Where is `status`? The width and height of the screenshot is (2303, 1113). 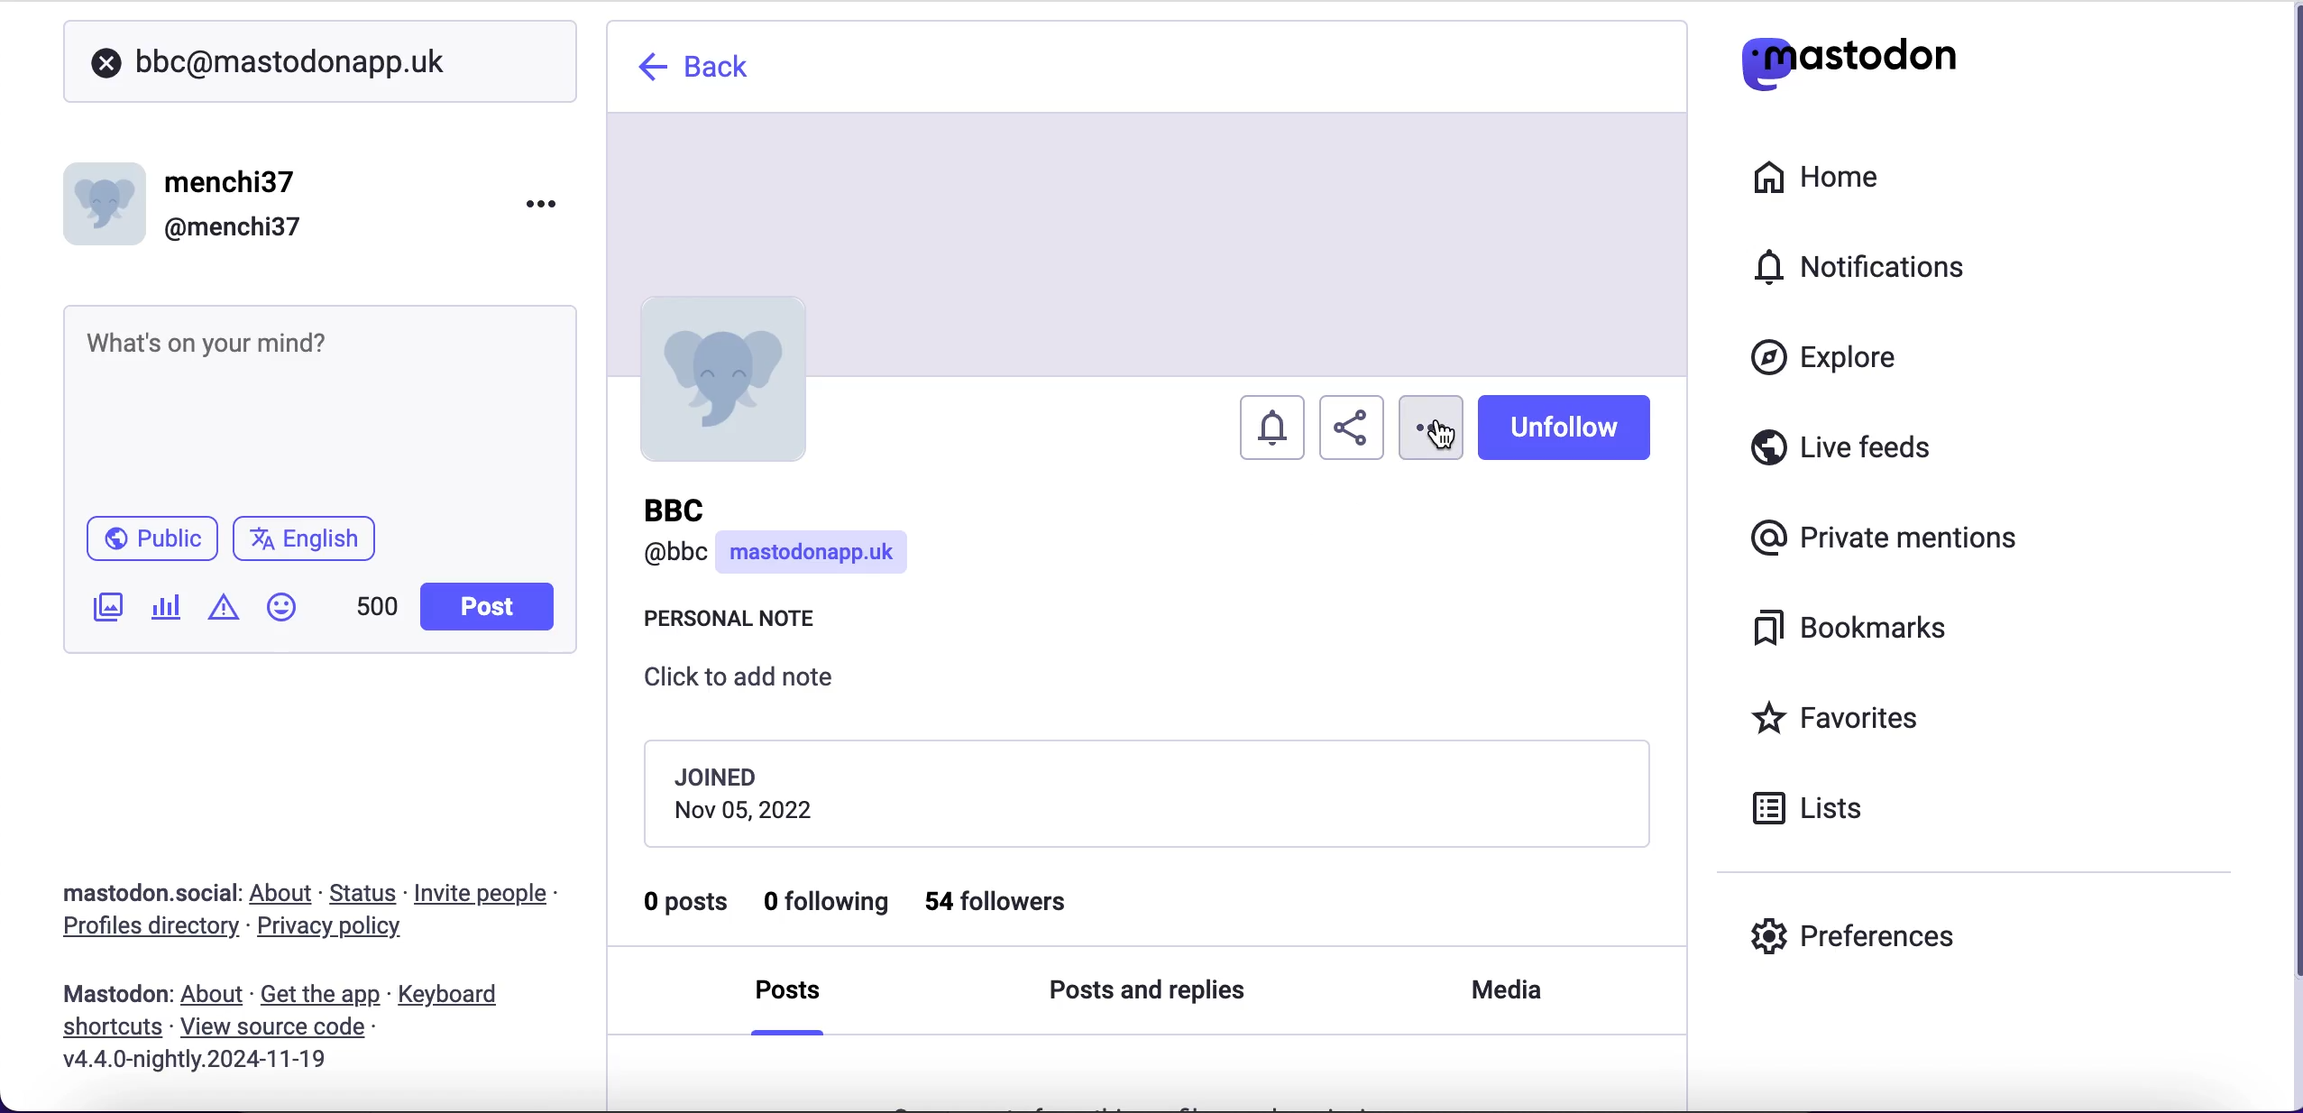 status is located at coordinates (365, 893).